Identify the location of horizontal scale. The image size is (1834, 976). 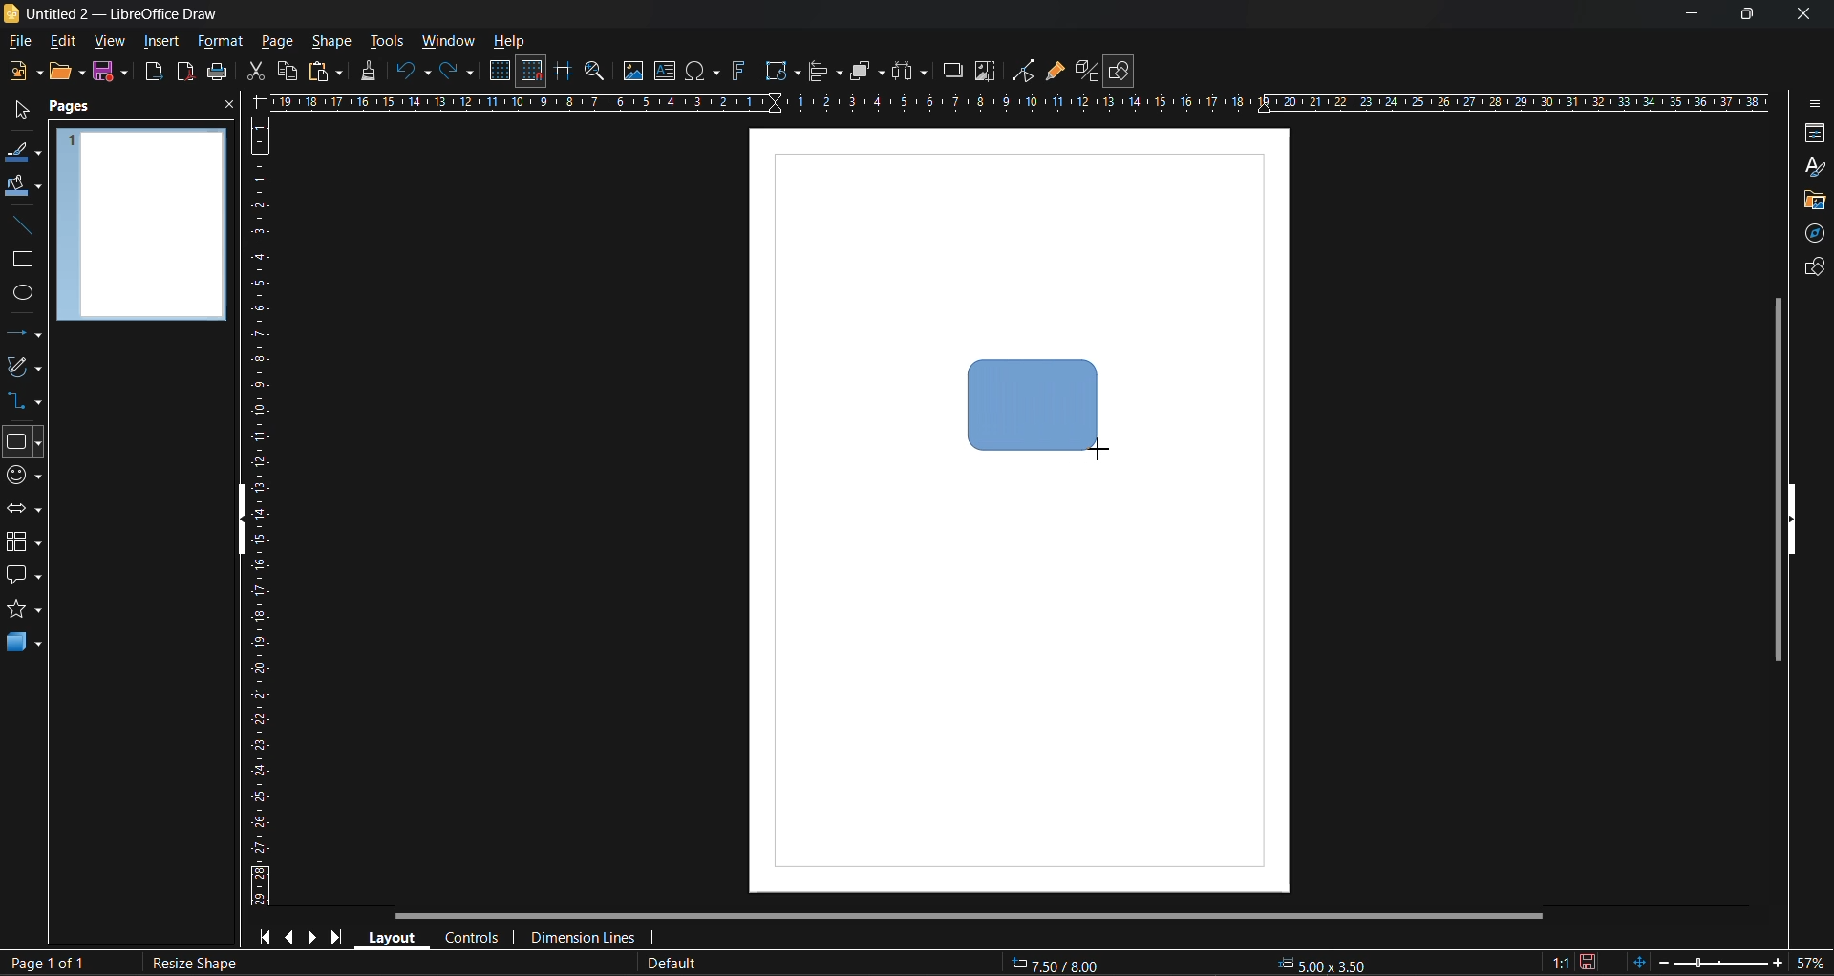
(1017, 102).